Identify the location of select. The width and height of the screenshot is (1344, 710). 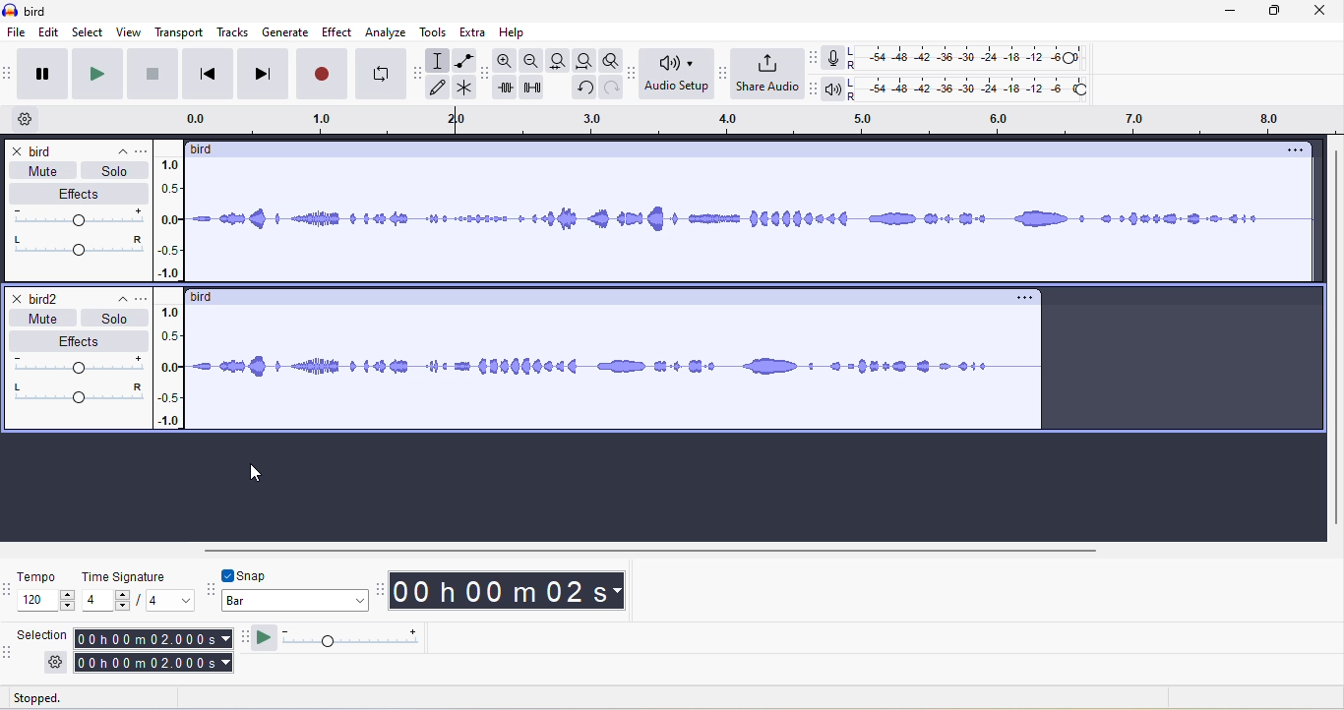
(88, 33).